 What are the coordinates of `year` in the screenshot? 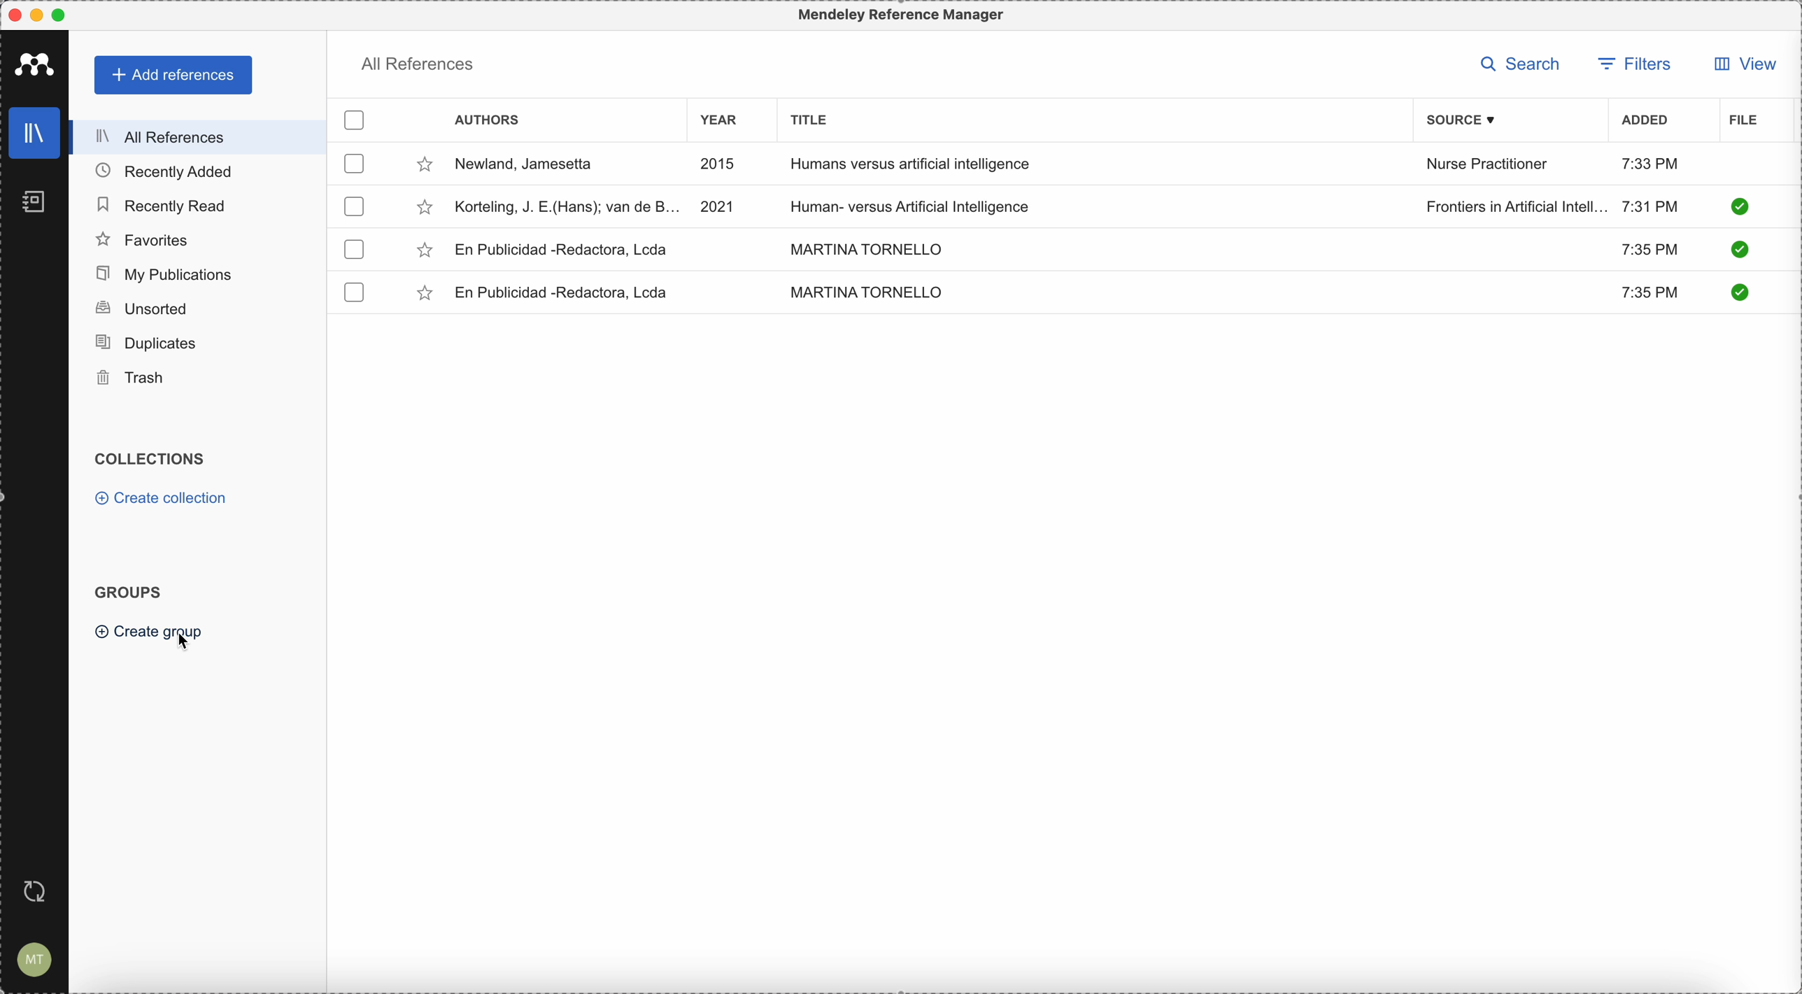 It's located at (728, 122).